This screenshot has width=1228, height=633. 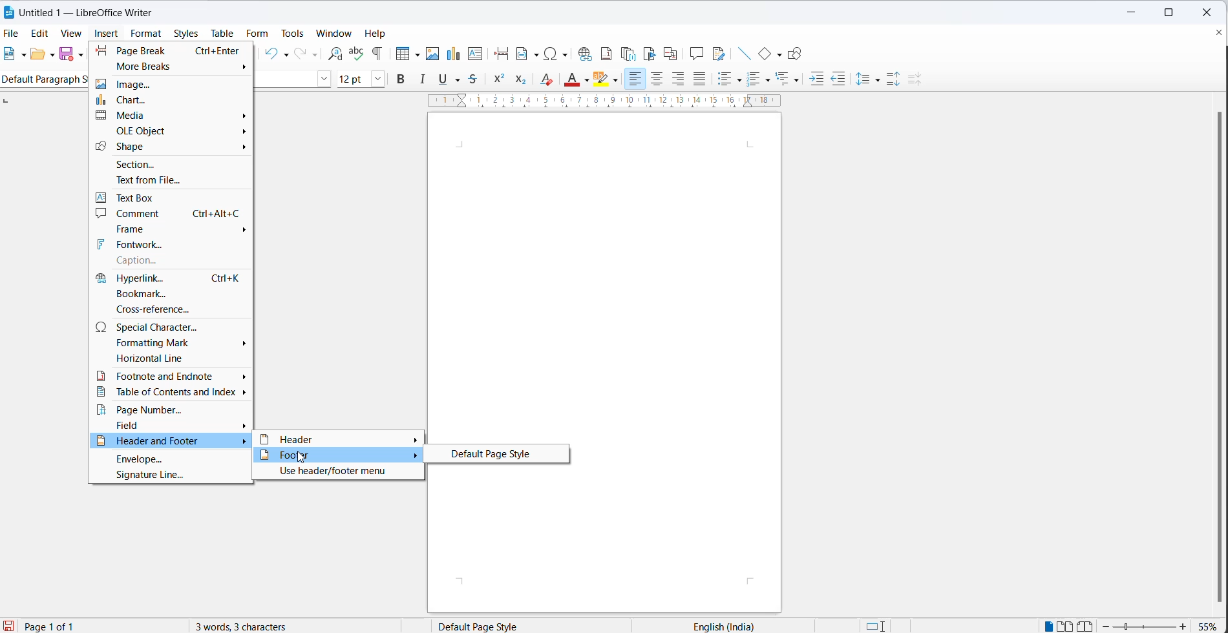 I want to click on toggle ordered list , so click(x=726, y=80).